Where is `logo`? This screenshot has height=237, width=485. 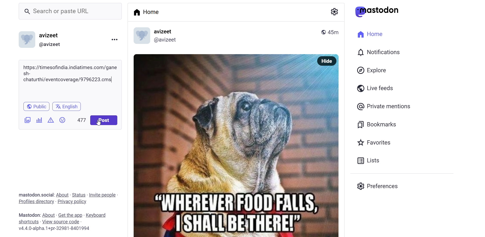 logo is located at coordinates (140, 37).